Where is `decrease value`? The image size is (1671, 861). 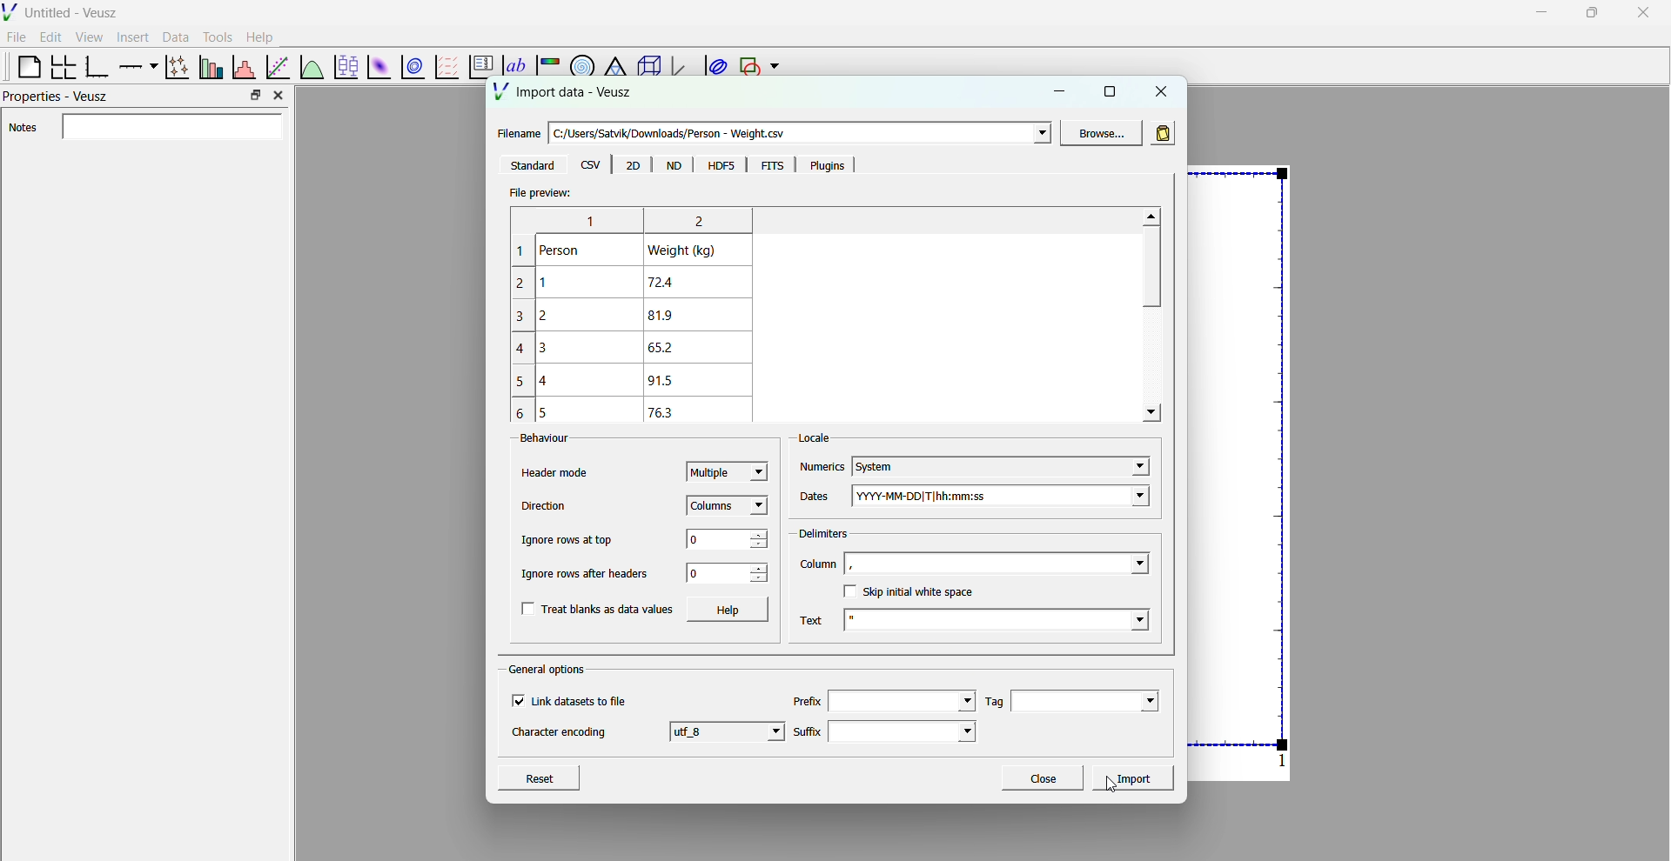 decrease value is located at coordinates (759, 579).